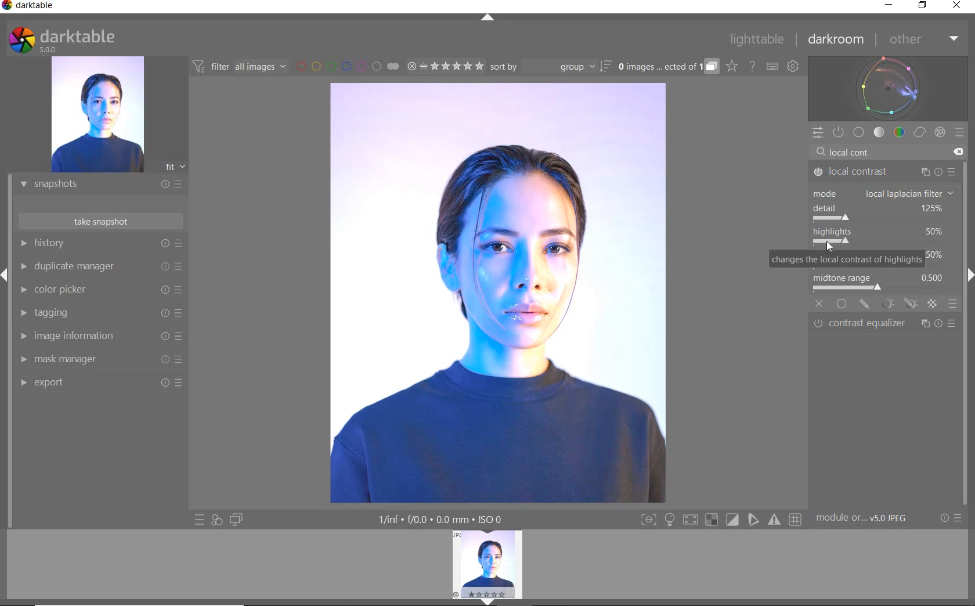 The height and width of the screenshot is (606, 975). Describe the element at coordinates (550, 66) in the screenshot. I see `SORT` at that location.